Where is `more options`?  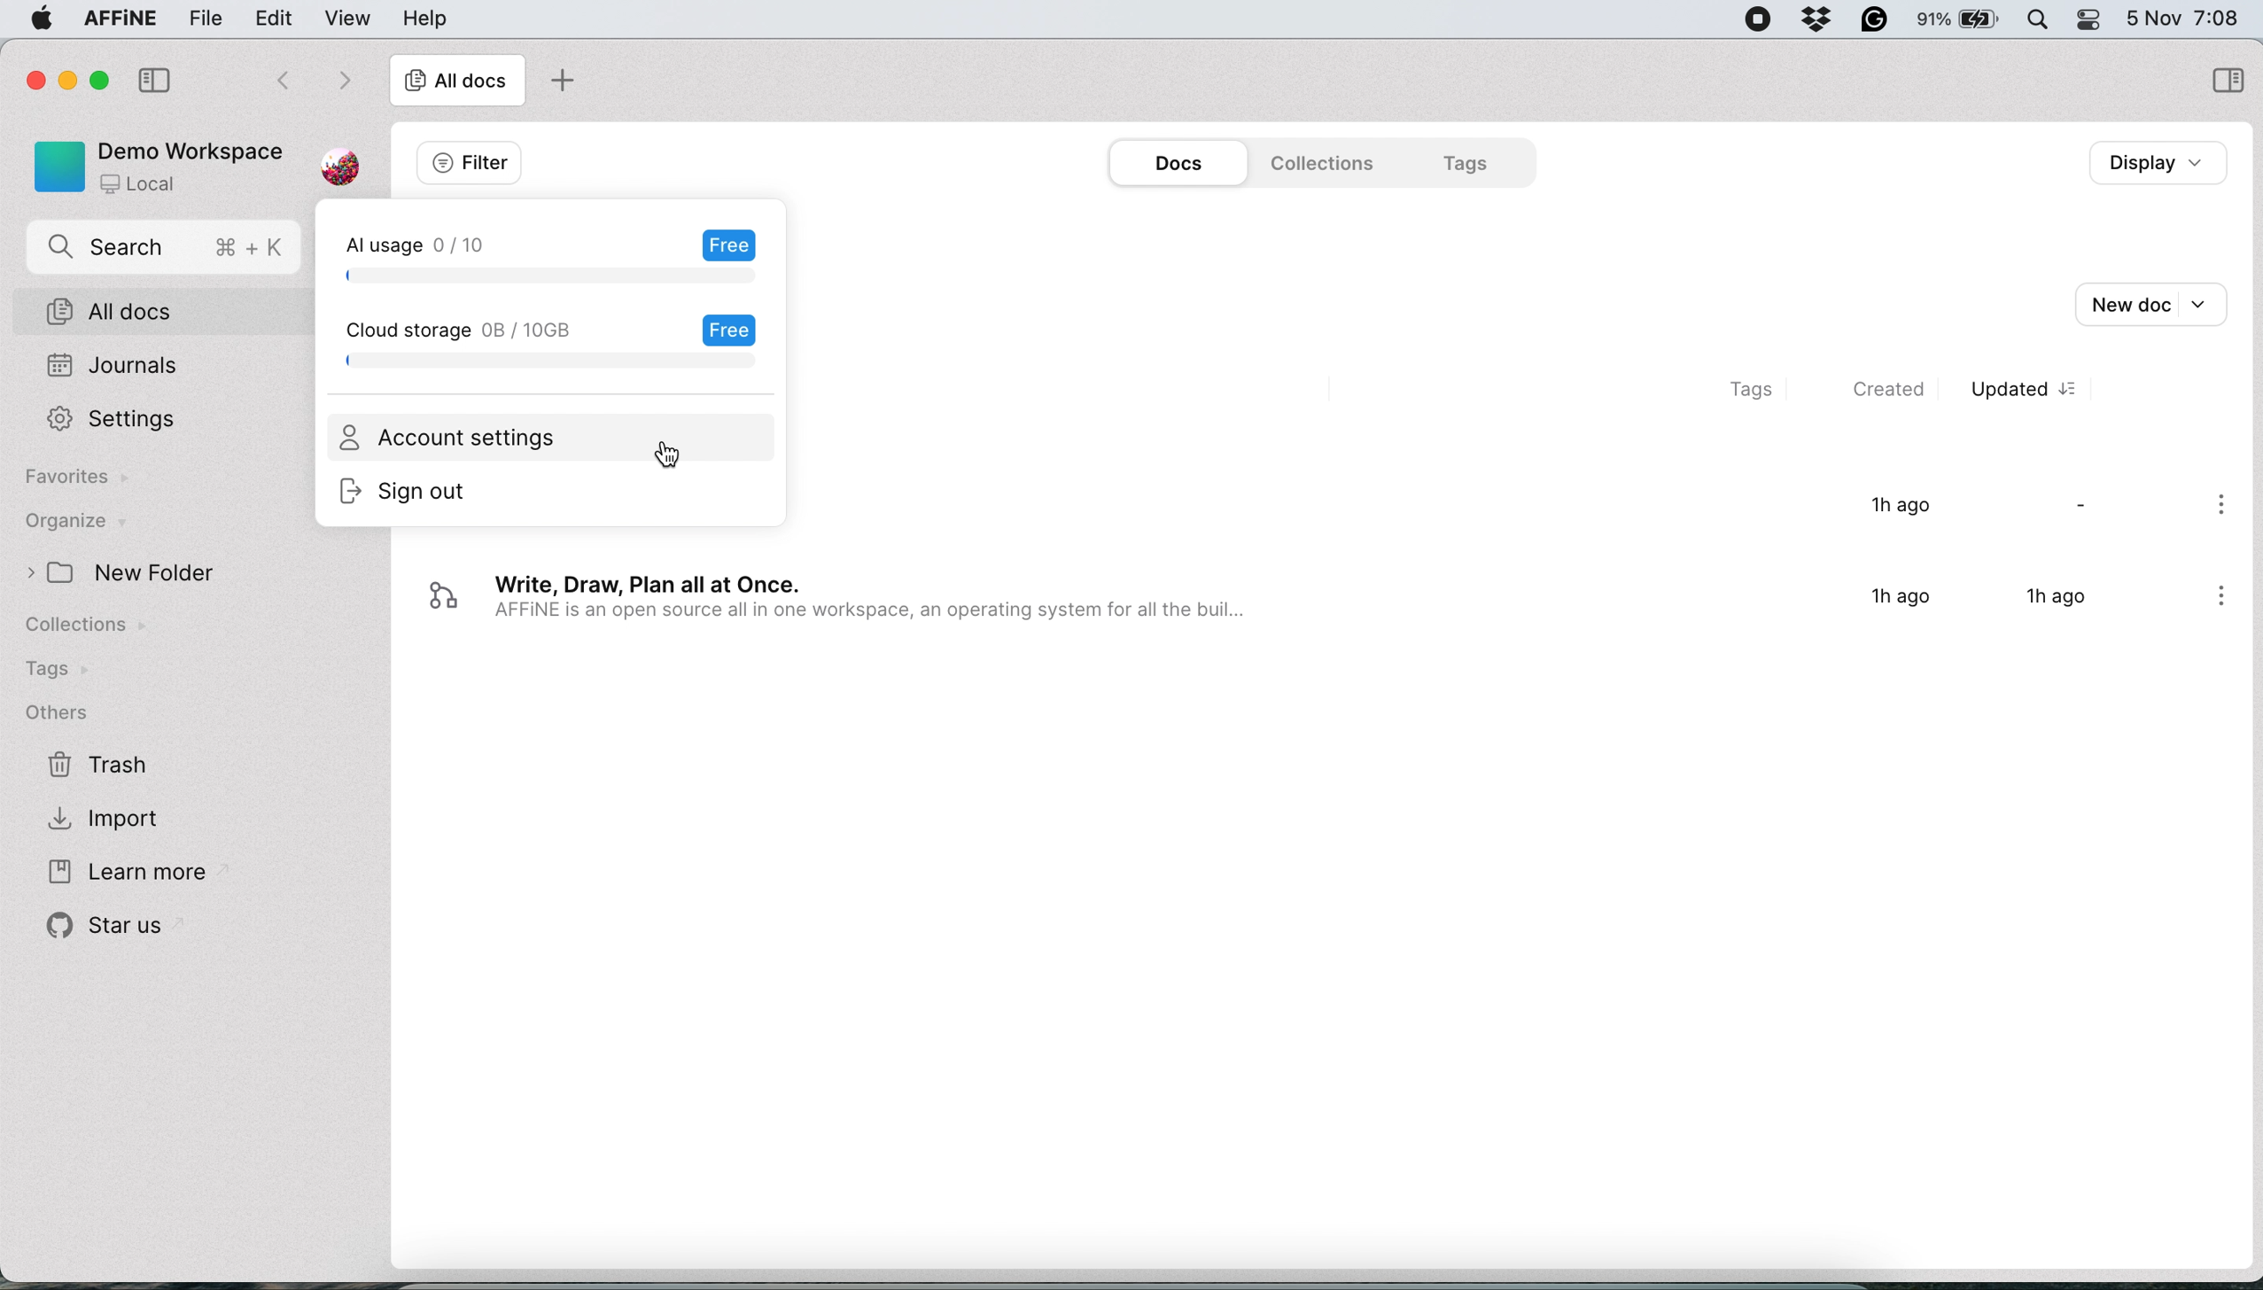 more options is located at coordinates (2212, 601).